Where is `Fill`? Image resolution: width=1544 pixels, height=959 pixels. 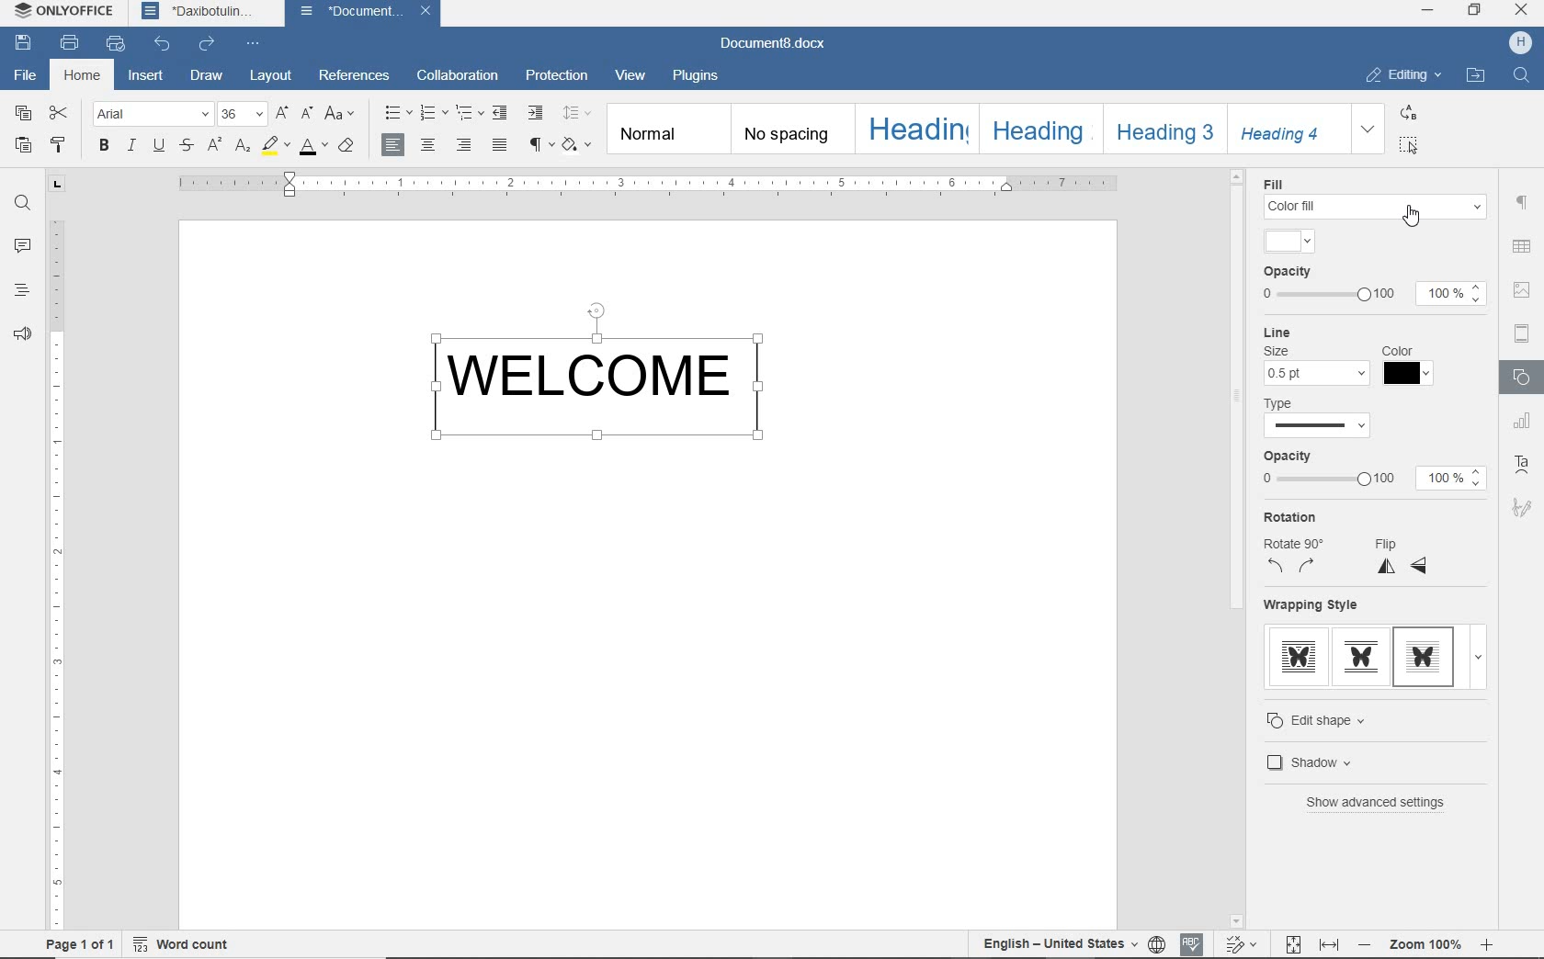 Fill is located at coordinates (1273, 184).